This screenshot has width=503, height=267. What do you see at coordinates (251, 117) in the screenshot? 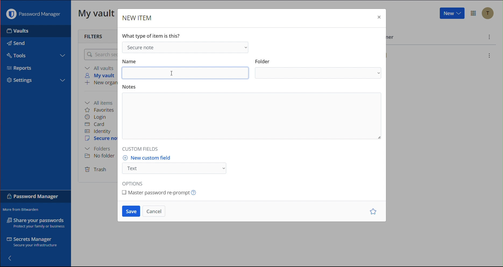
I see `Notes` at bounding box center [251, 117].